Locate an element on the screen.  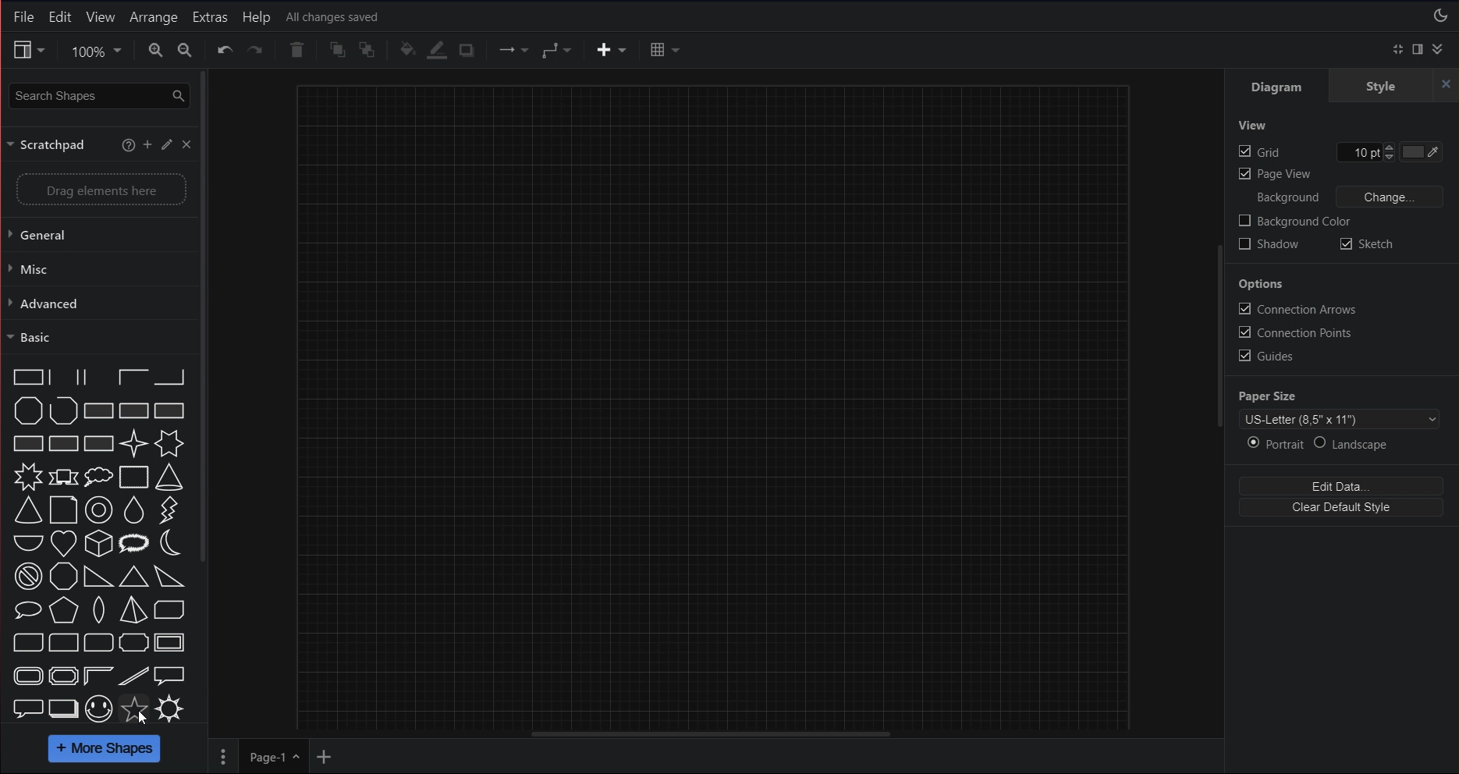
Night Mode is located at coordinates (1442, 16).